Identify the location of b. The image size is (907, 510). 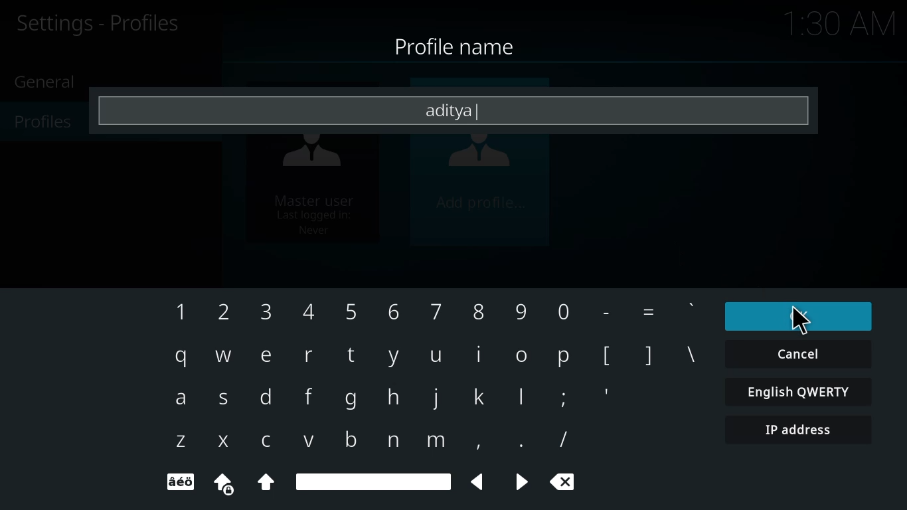
(351, 444).